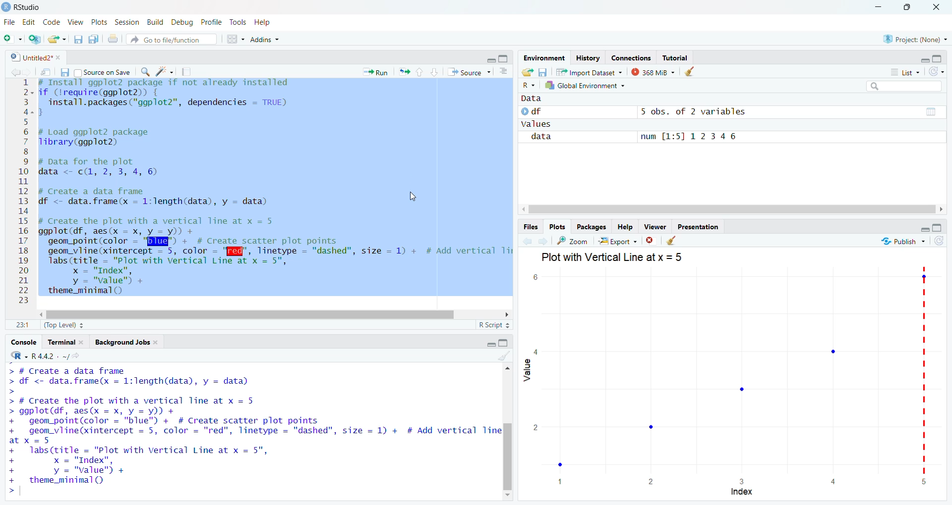 Image resolution: width=952 pixels, height=505 pixels. What do you see at coordinates (656, 227) in the screenshot?
I see `viewer` at bounding box center [656, 227].